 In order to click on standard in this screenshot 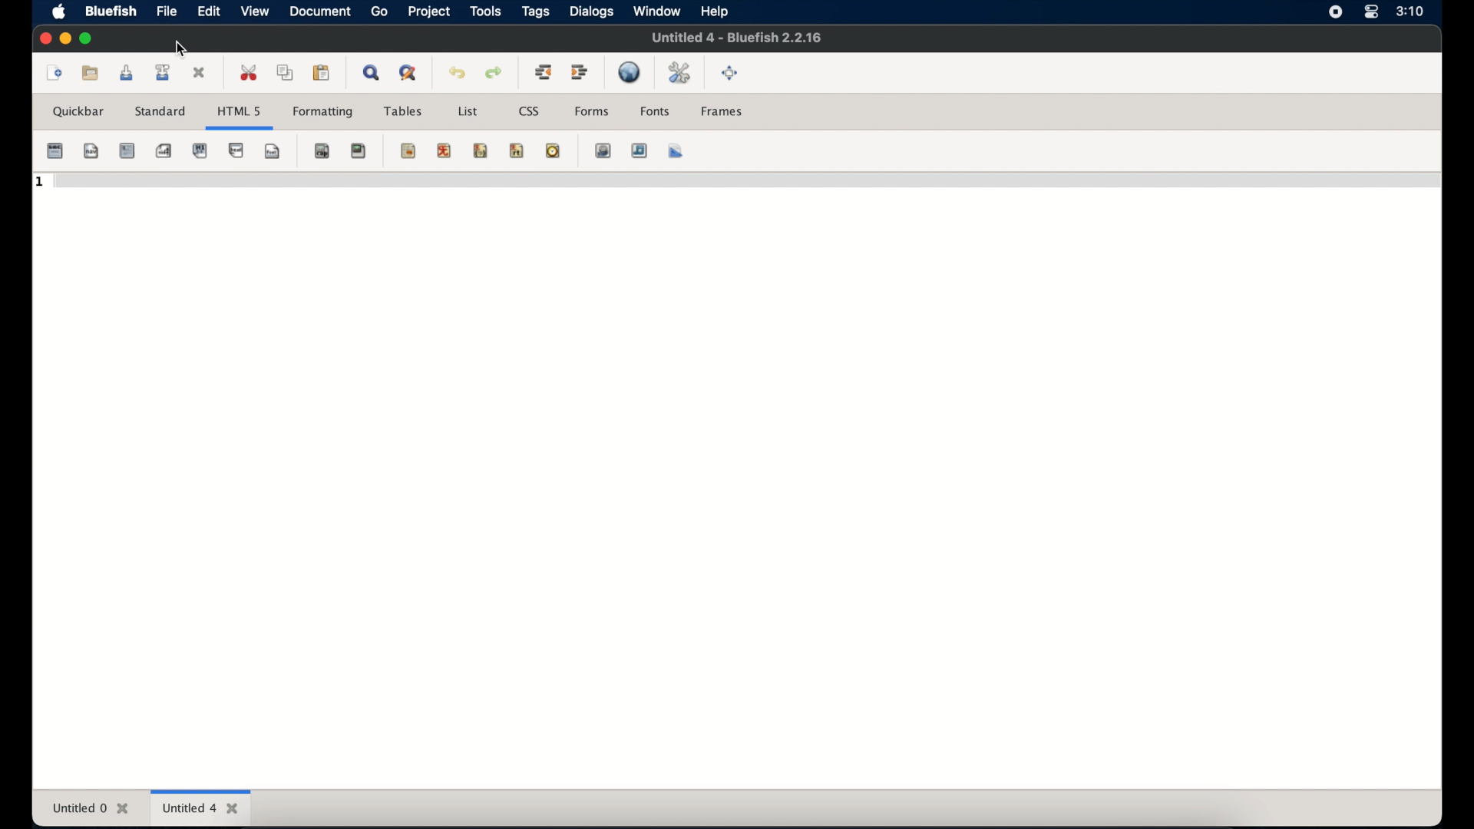, I will do `click(160, 117)`.